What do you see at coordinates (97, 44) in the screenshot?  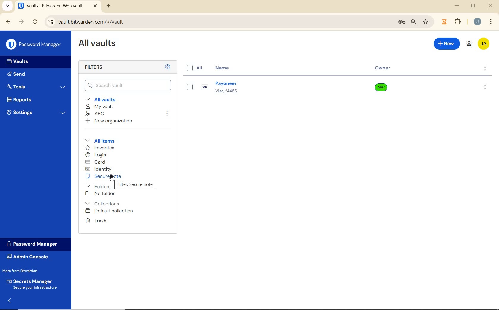 I see `All Vaults` at bounding box center [97, 44].